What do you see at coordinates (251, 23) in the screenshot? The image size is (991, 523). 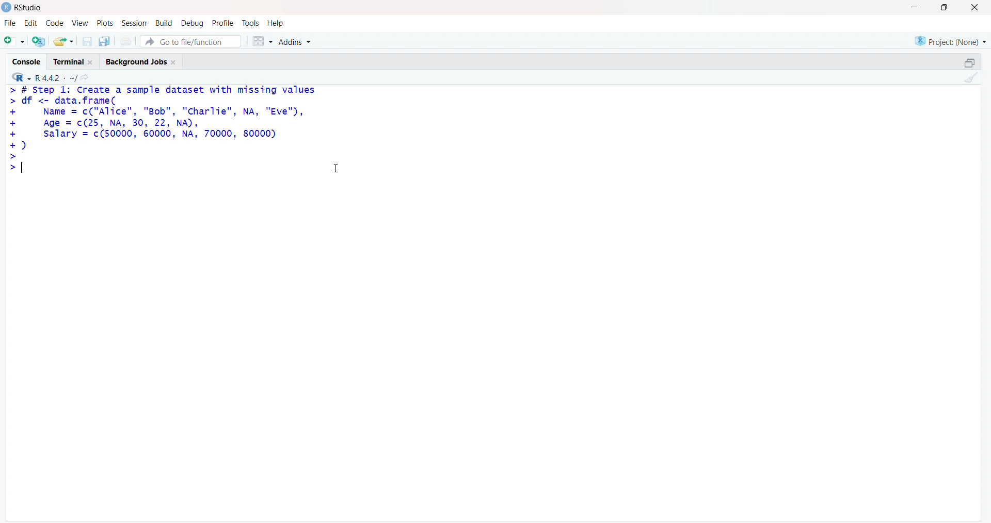 I see `Tools` at bounding box center [251, 23].